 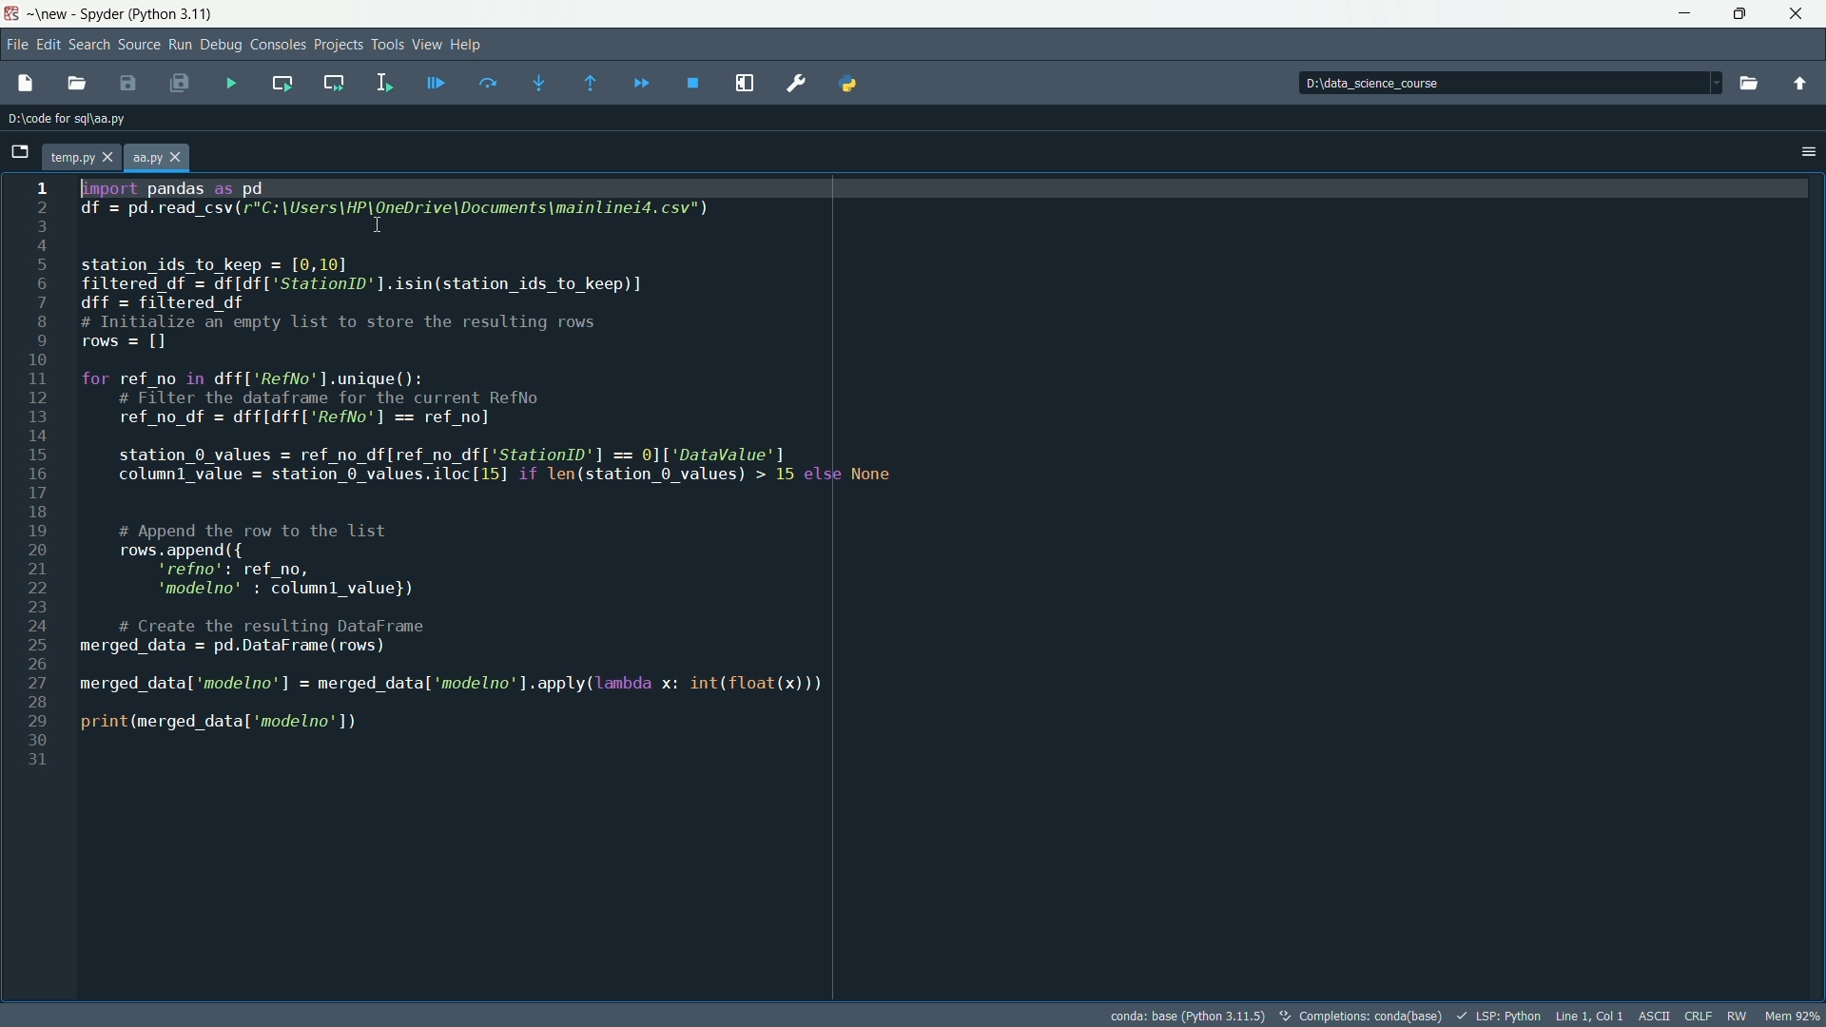 I want to click on maximize, so click(x=1739, y=13).